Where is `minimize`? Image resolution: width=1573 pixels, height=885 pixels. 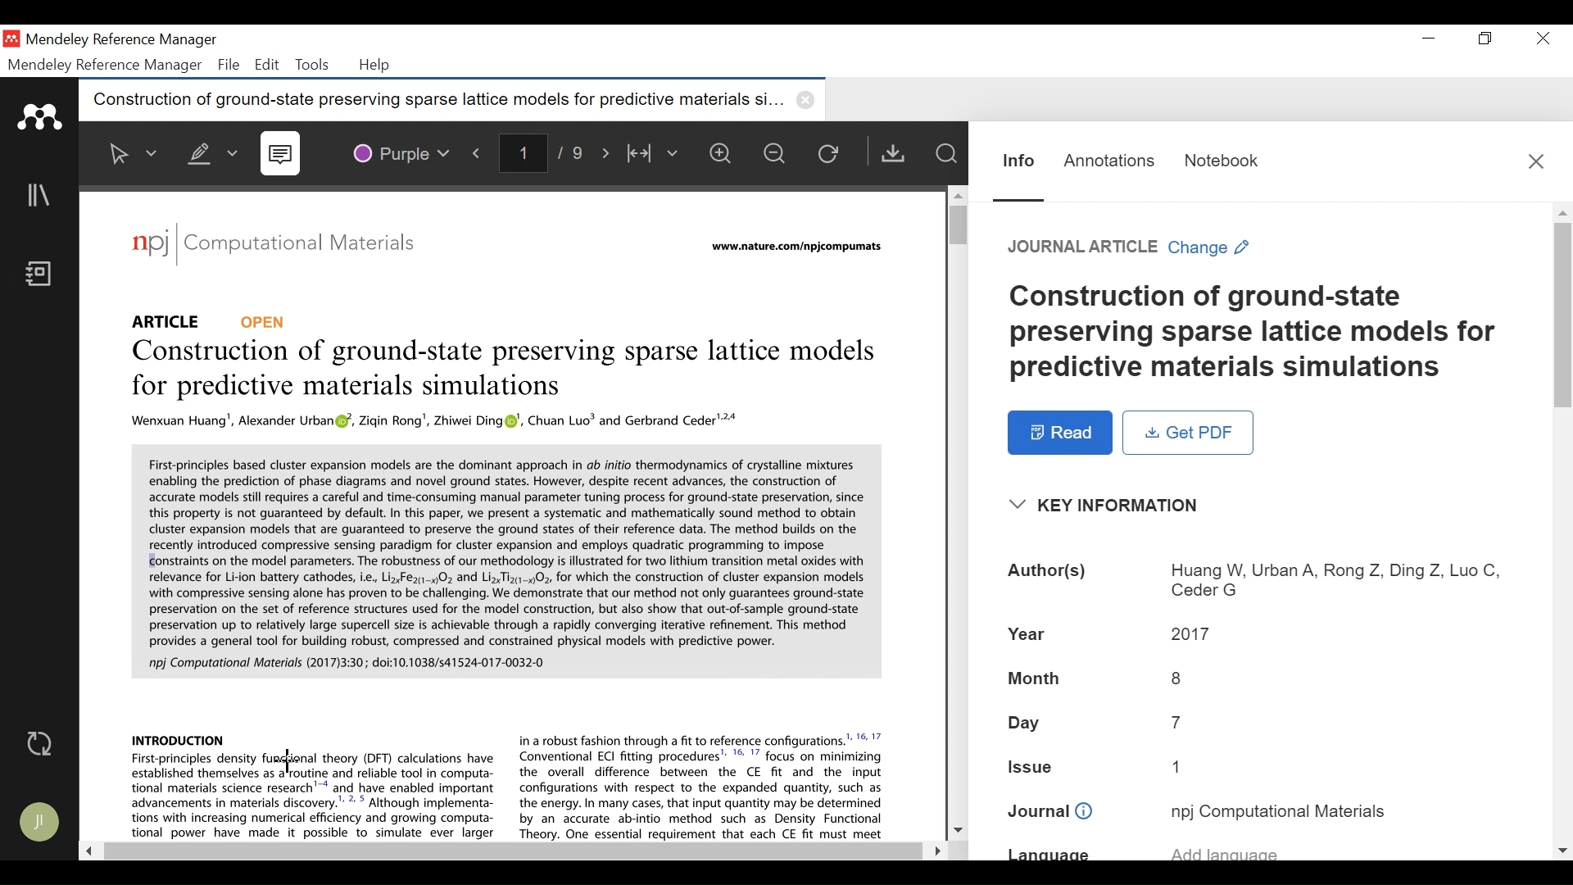 minimize is located at coordinates (1430, 39).